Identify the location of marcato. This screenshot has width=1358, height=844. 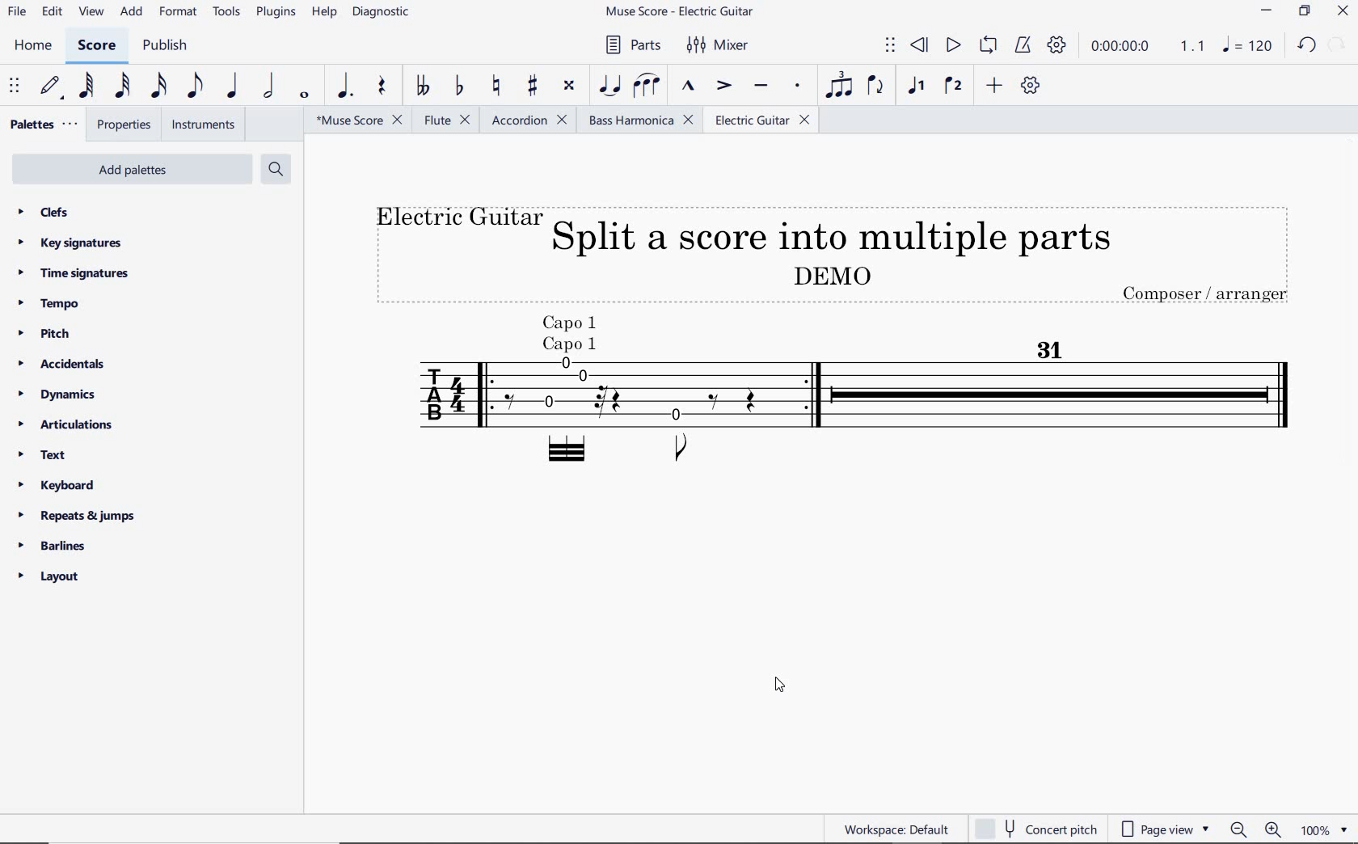
(689, 87).